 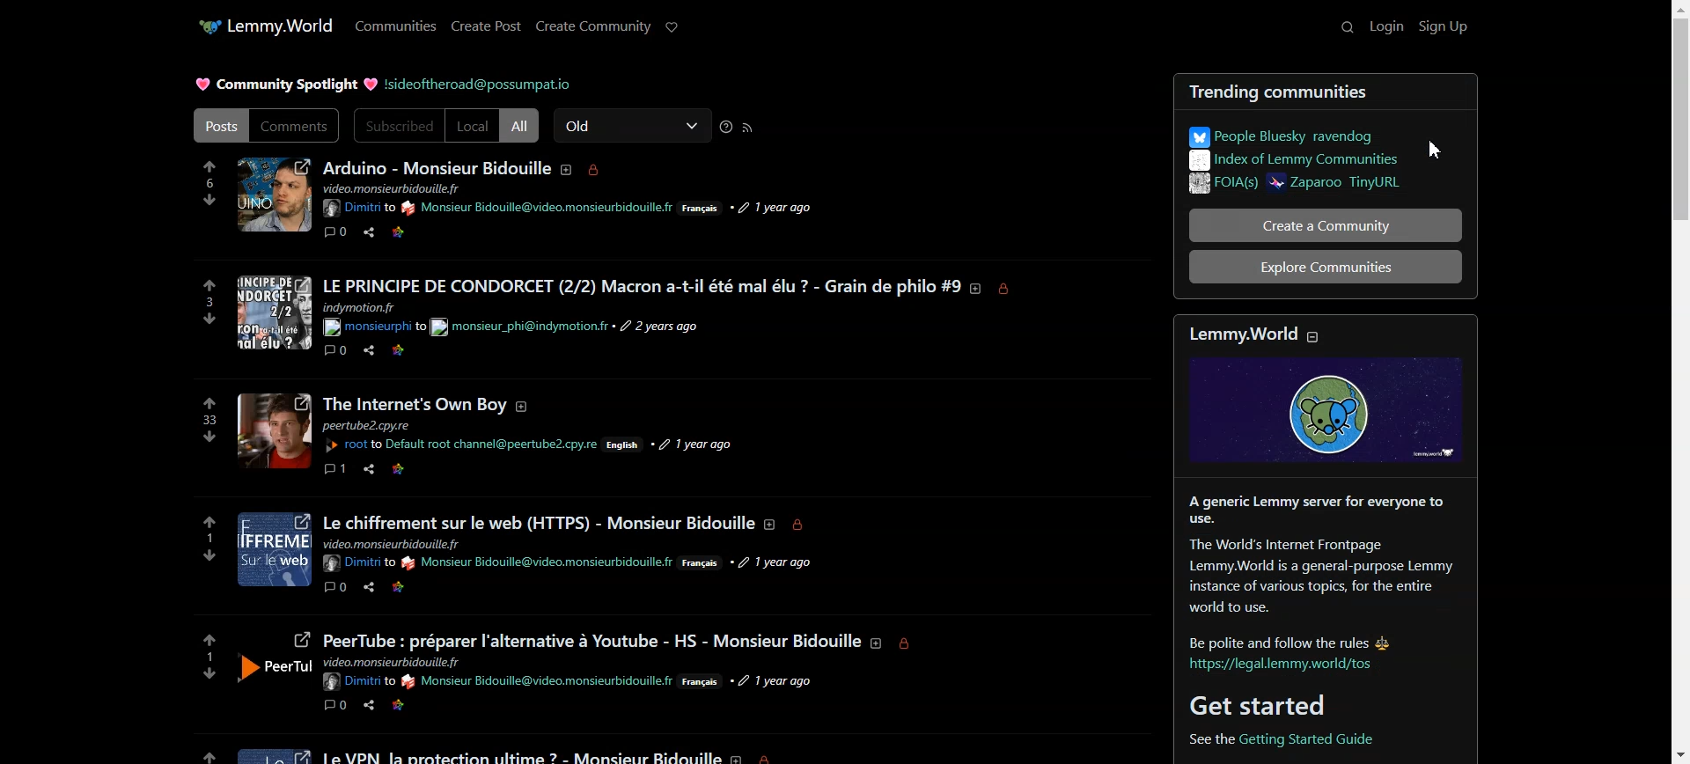 What do you see at coordinates (977, 289) in the screenshot?
I see `about` at bounding box center [977, 289].